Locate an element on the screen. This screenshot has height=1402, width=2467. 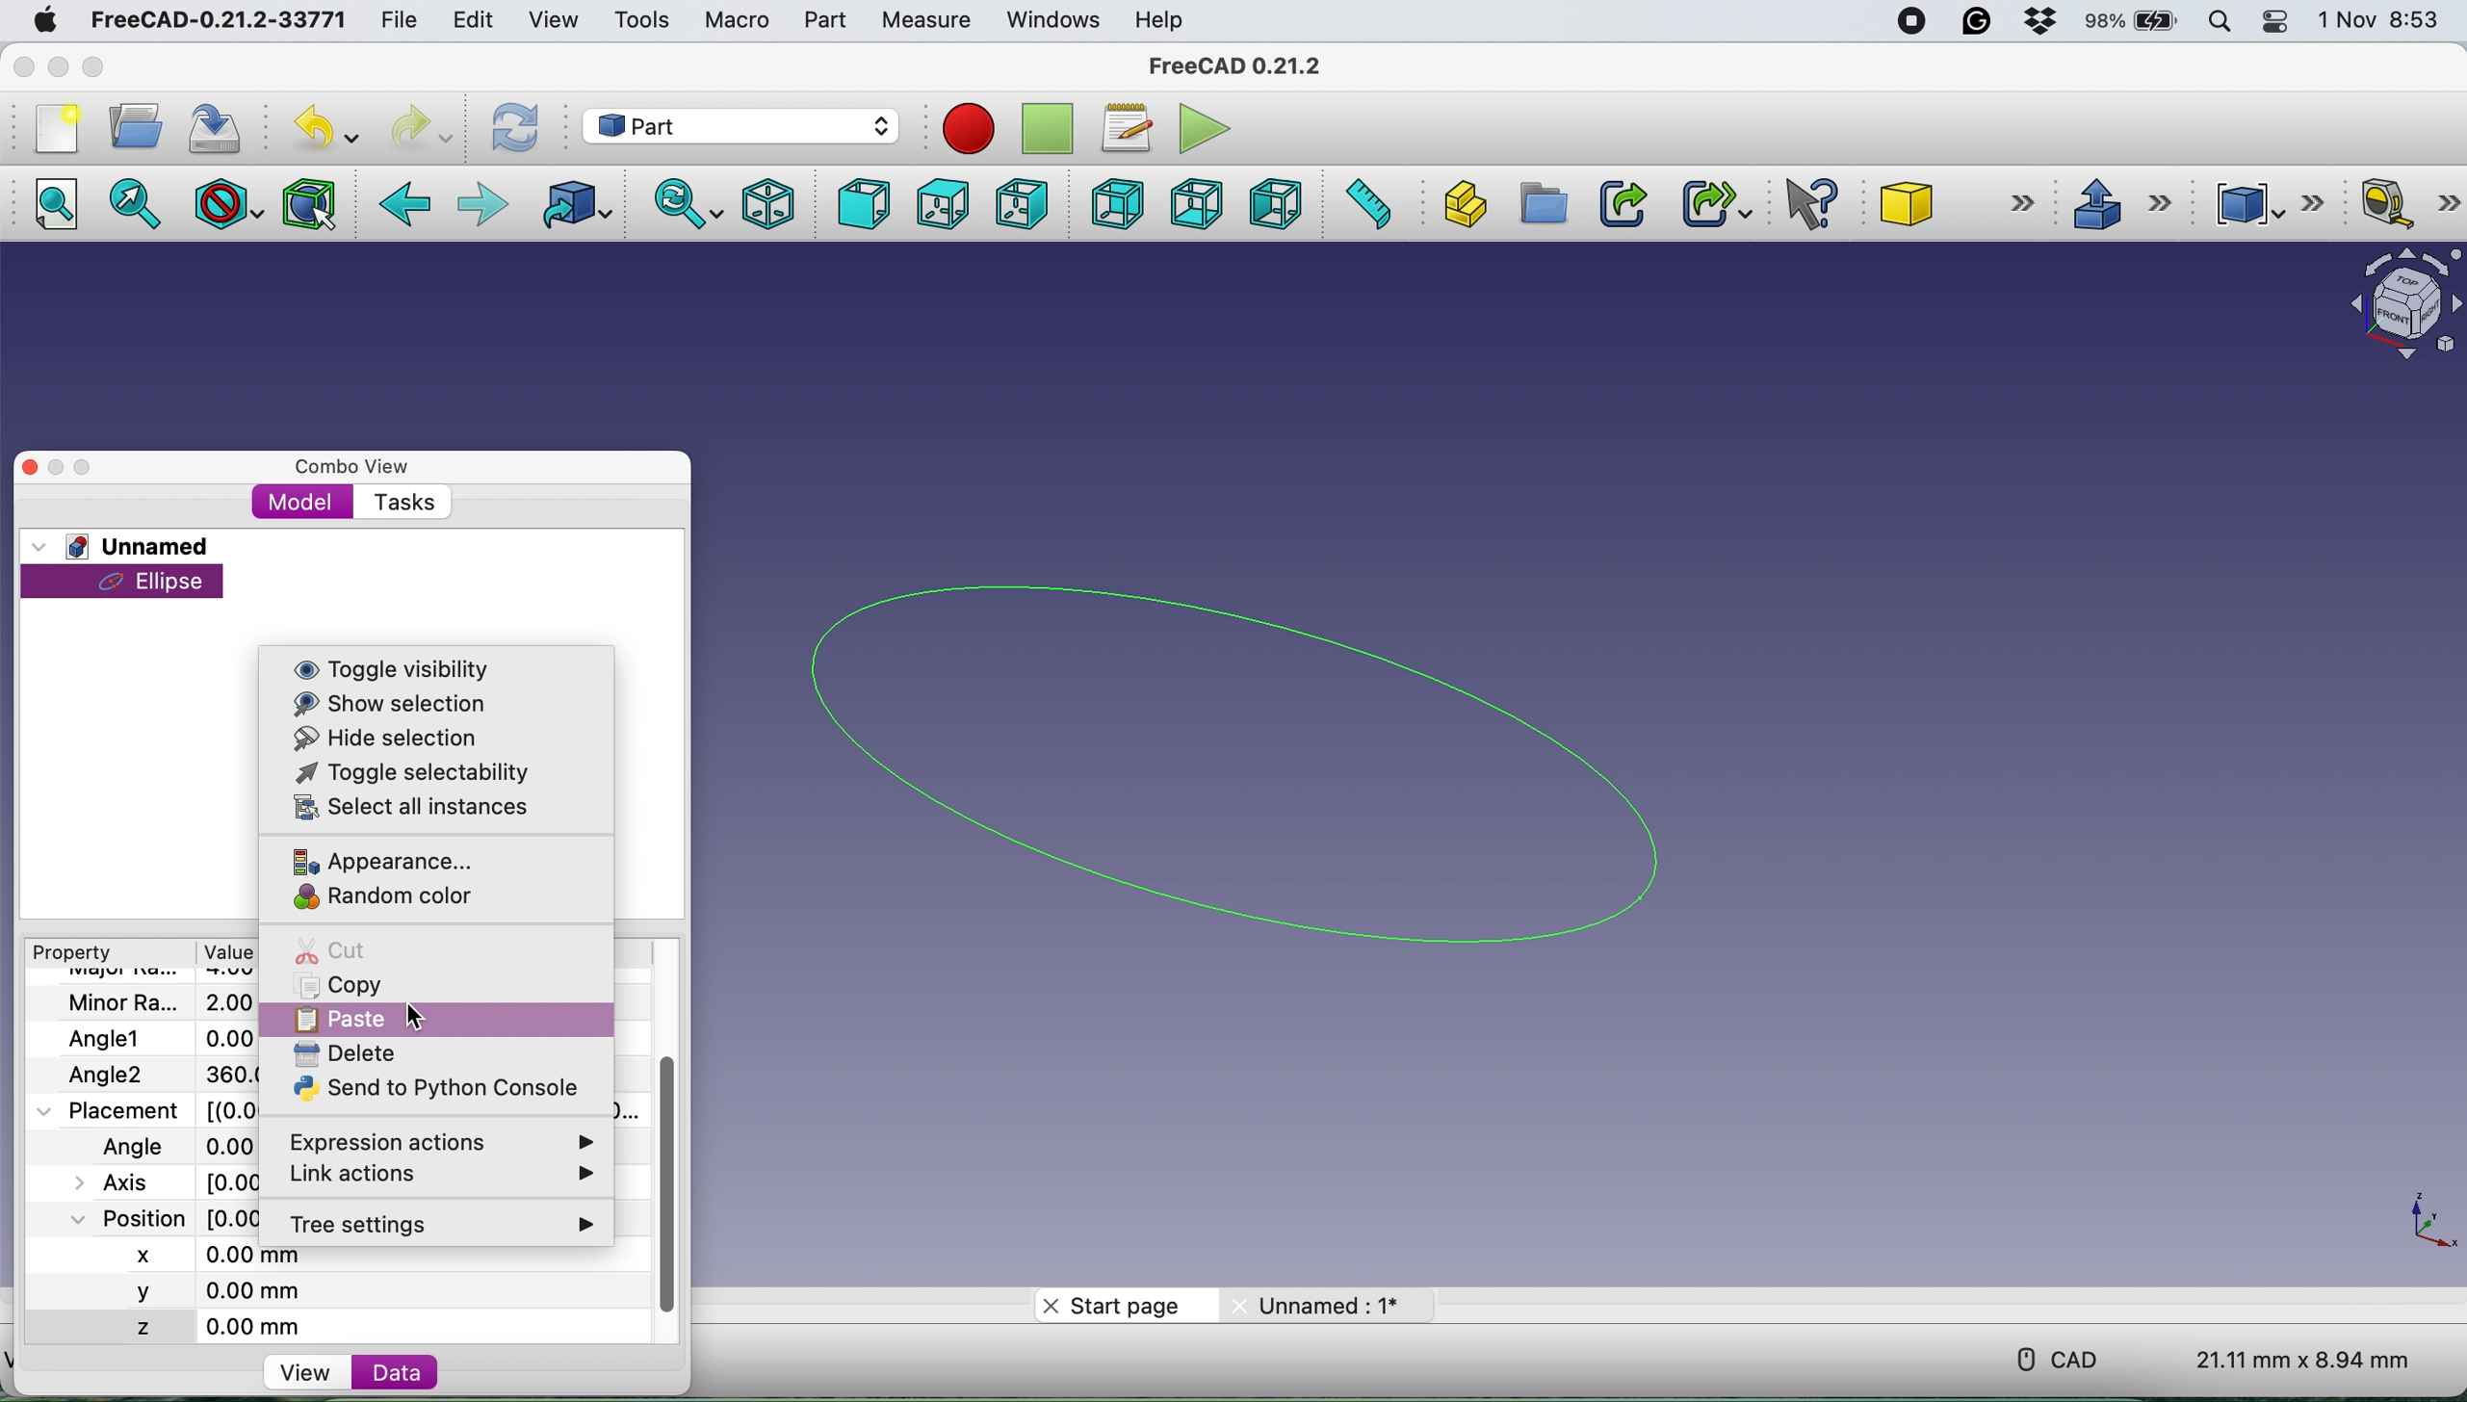
cube is located at coordinates (1961, 200).